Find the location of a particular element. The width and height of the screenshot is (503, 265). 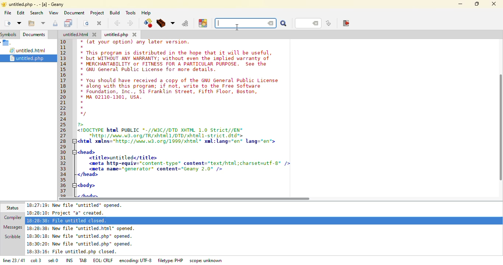

scroll bar is located at coordinates (502, 124).